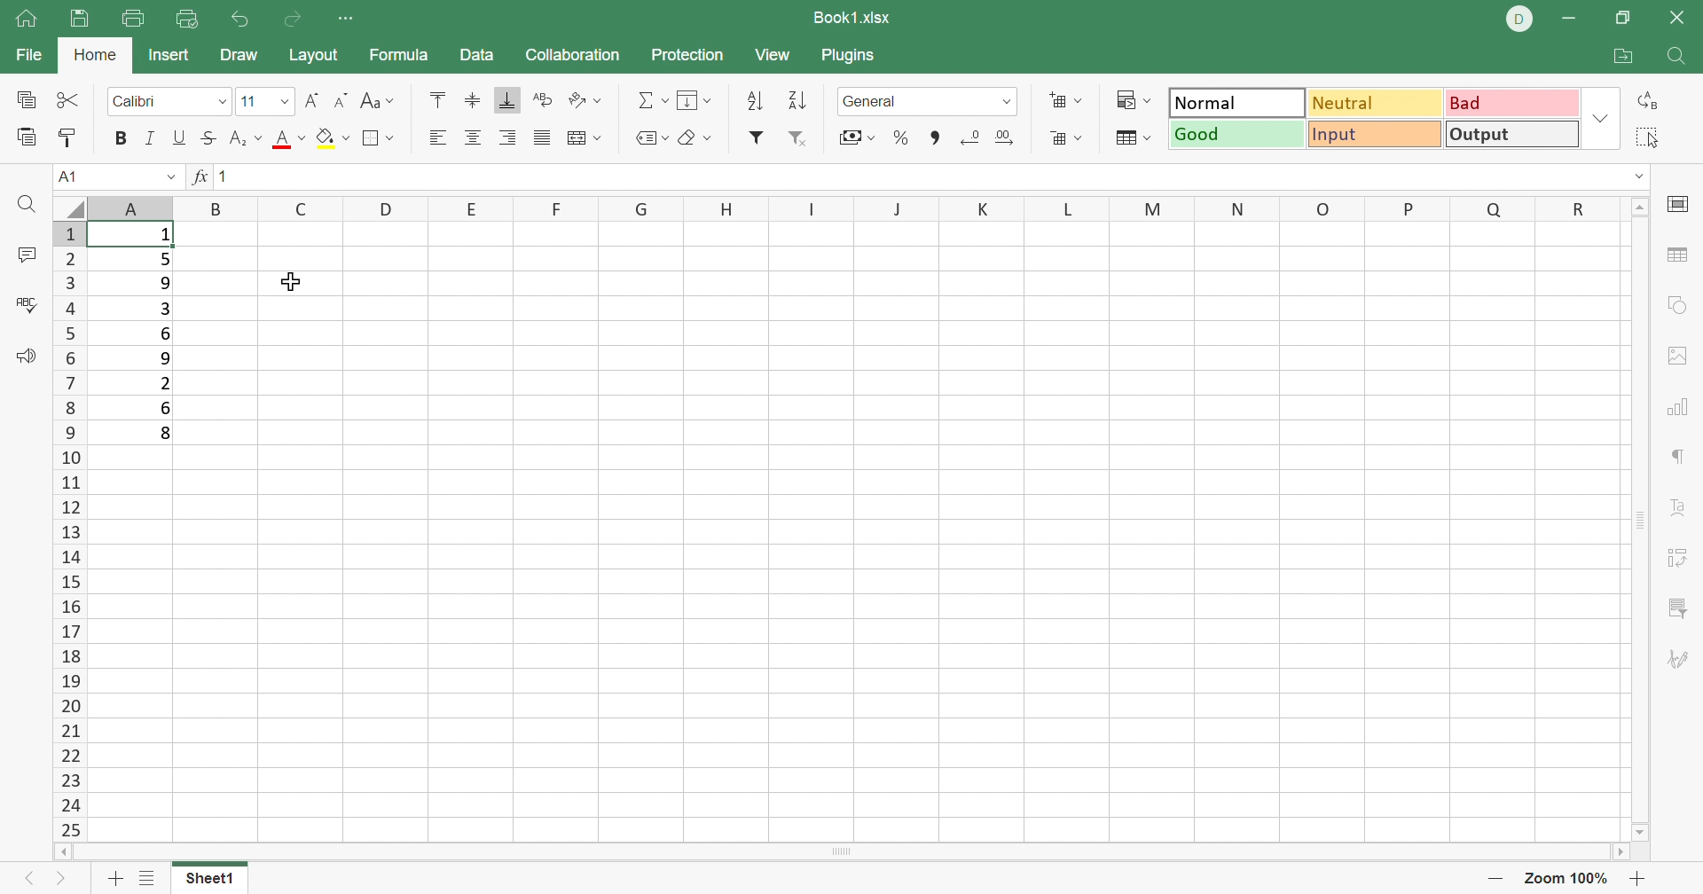 This screenshot has width=1703, height=894. I want to click on 6, so click(167, 334).